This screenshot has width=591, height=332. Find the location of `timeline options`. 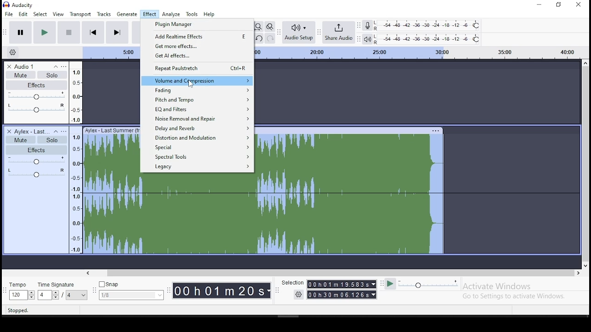

timeline options is located at coordinates (12, 53).